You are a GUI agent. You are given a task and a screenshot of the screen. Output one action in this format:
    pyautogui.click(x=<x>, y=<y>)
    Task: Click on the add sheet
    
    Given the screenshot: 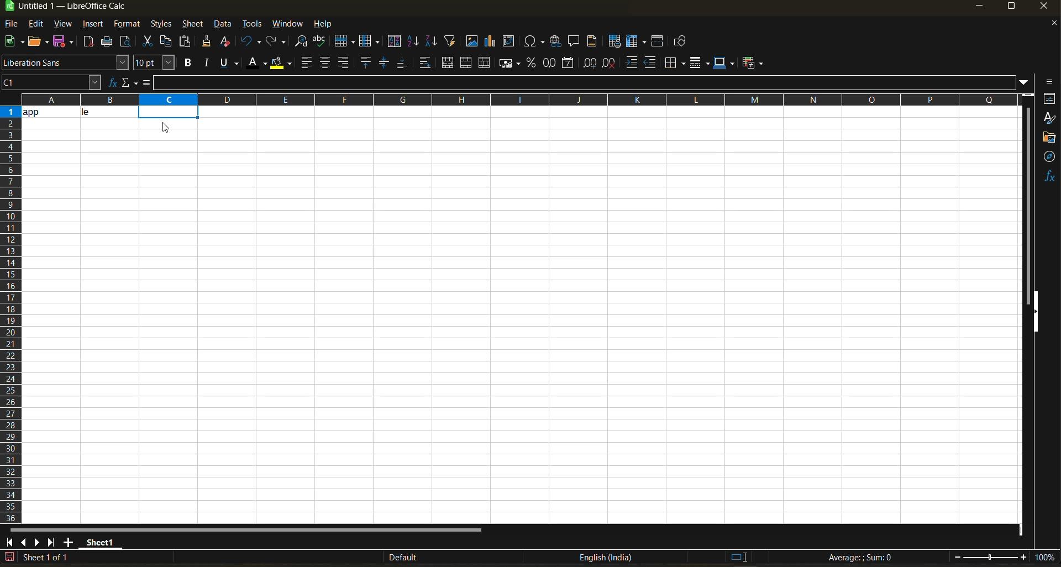 What is the action you would take?
    pyautogui.click(x=68, y=542)
    